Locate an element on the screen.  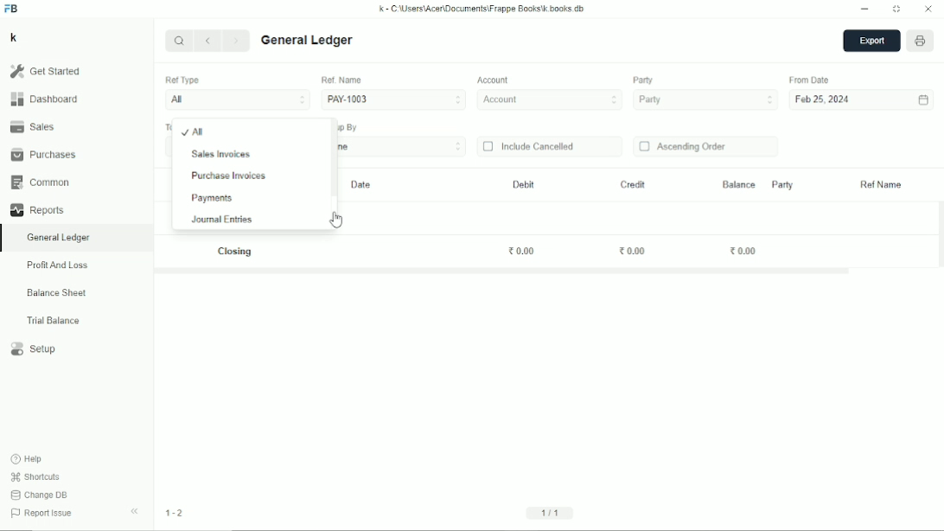
Trial balance is located at coordinates (54, 321).